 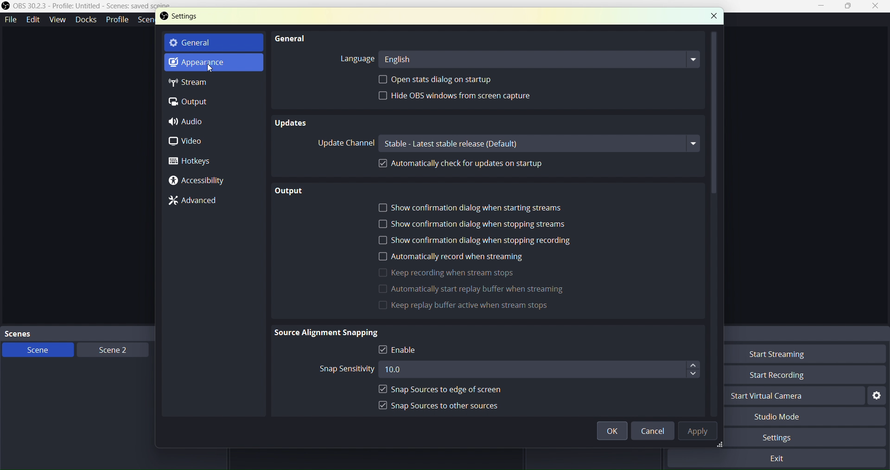 What do you see at coordinates (197, 181) in the screenshot?
I see `Accesibility` at bounding box center [197, 181].